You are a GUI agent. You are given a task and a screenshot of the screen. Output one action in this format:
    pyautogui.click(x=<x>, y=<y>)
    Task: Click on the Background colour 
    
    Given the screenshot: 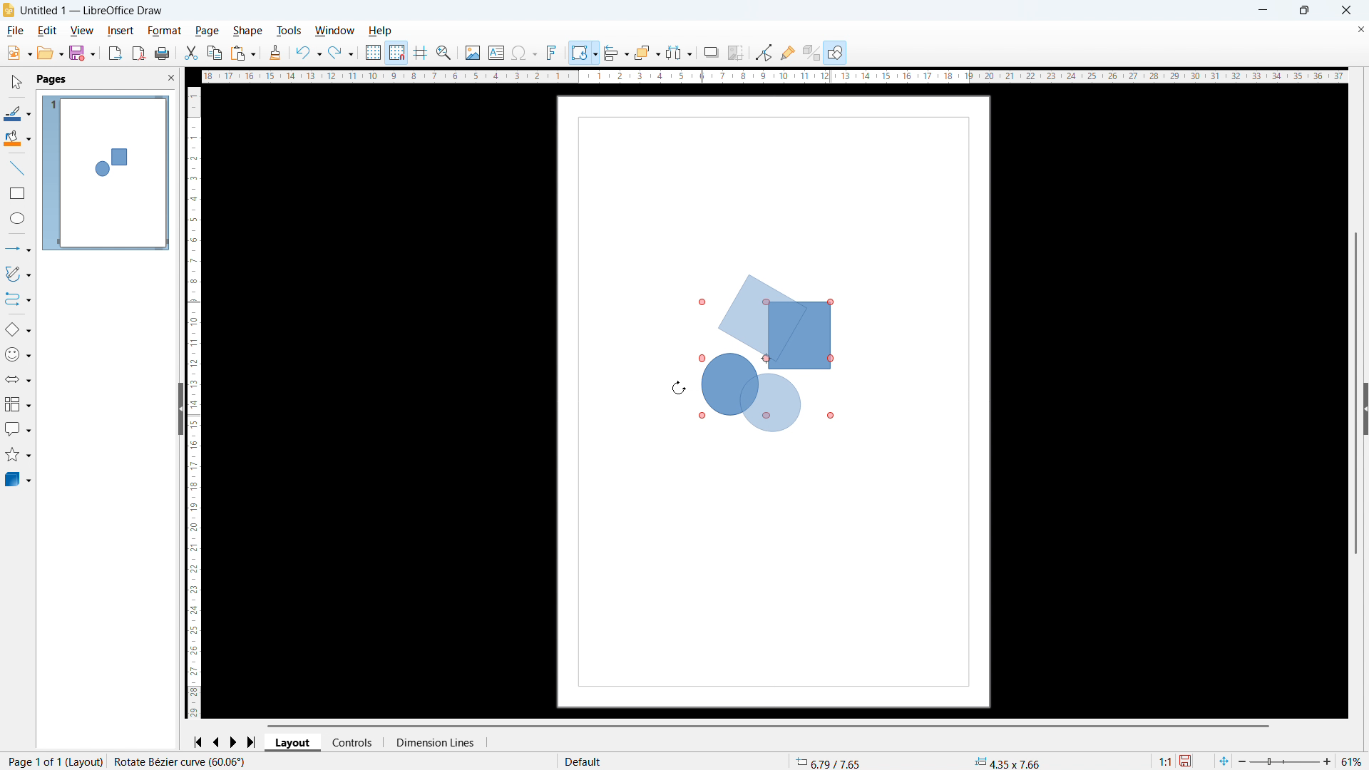 What is the action you would take?
    pyautogui.click(x=19, y=138)
    